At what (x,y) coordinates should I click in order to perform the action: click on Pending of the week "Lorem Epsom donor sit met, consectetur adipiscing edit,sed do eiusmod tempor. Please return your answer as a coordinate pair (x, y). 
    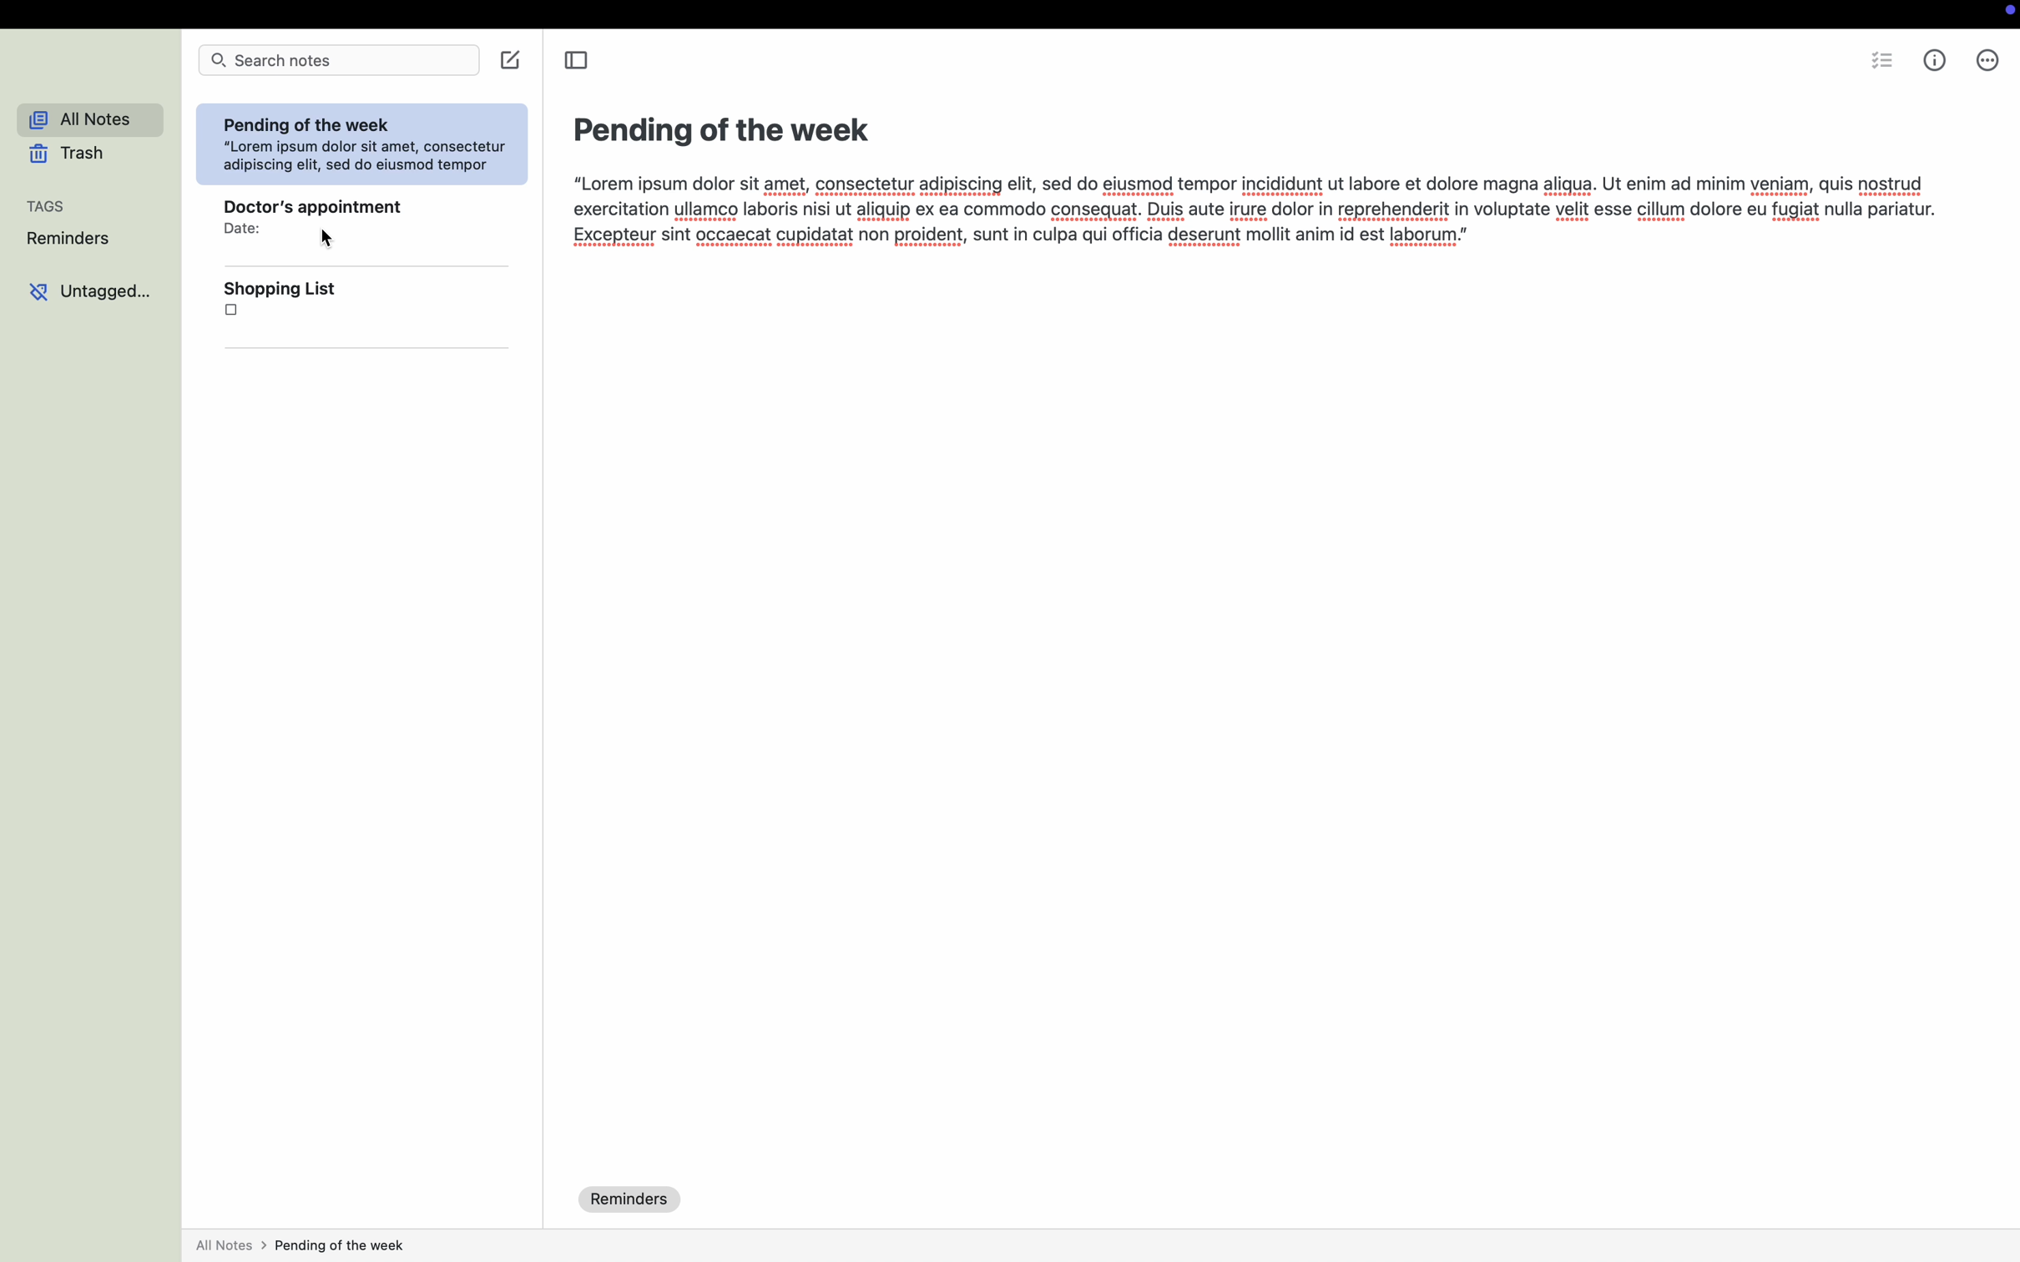
    Looking at the image, I should click on (365, 145).